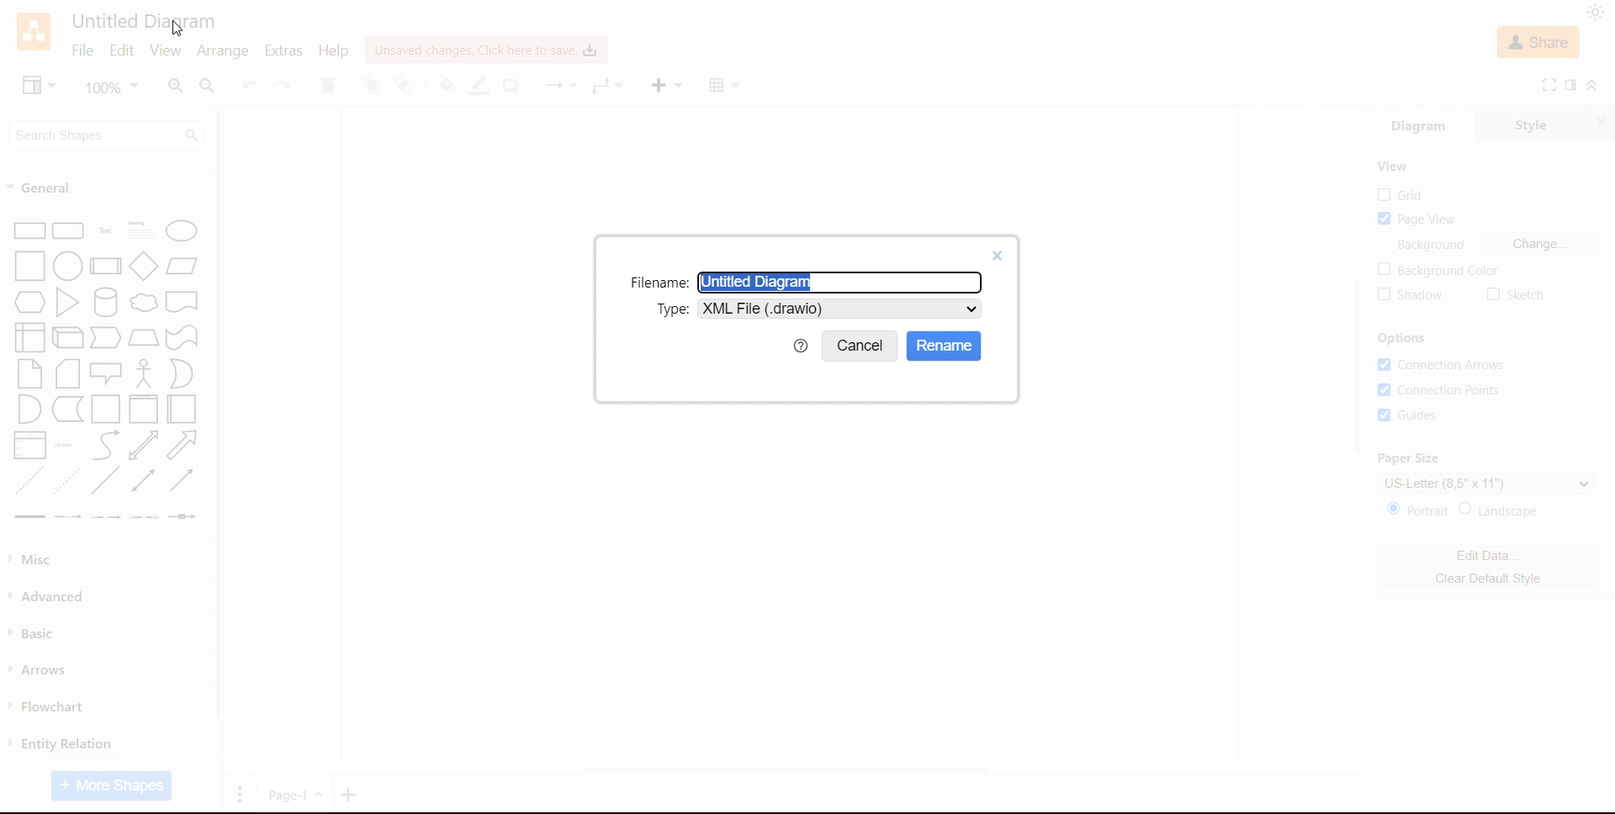 This screenshot has width=1615, height=814. What do you see at coordinates (295, 793) in the screenshot?
I see `Page one ` at bounding box center [295, 793].